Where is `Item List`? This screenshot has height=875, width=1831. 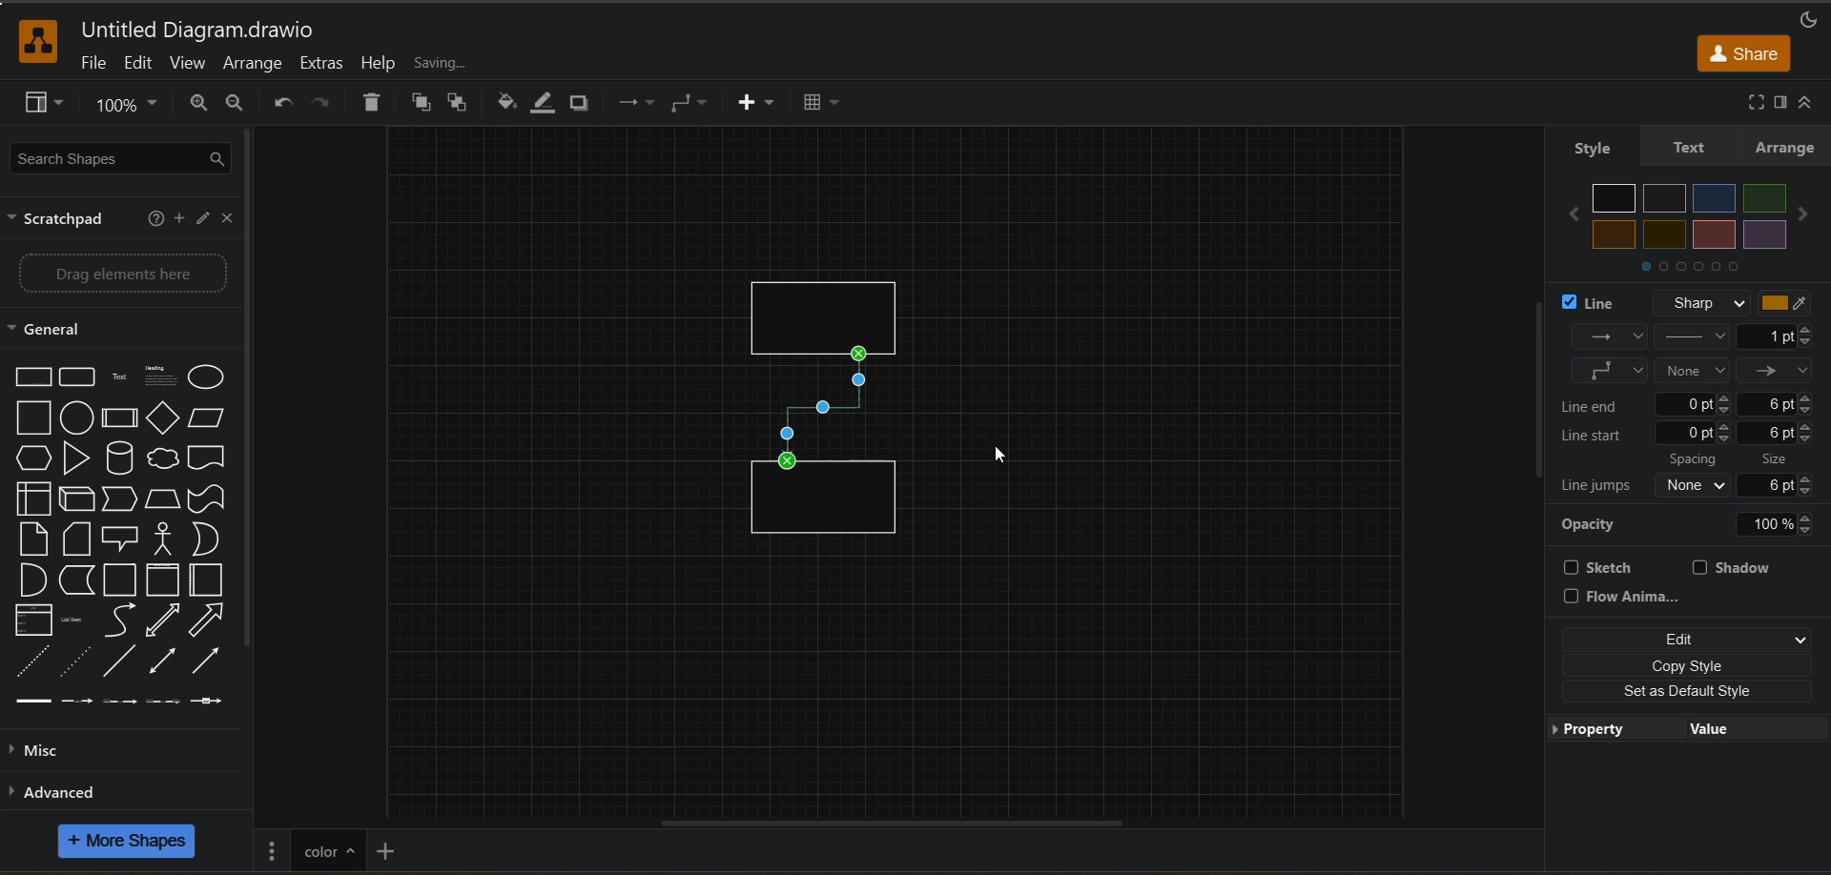
Item List is located at coordinates (80, 621).